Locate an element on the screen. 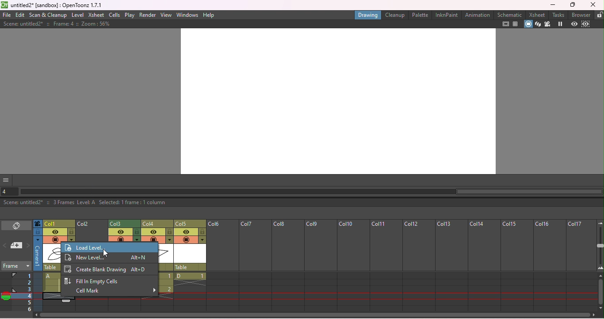 The height and width of the screenshot is (319, 604). Lock toggle is located at coordinates (203, 232).